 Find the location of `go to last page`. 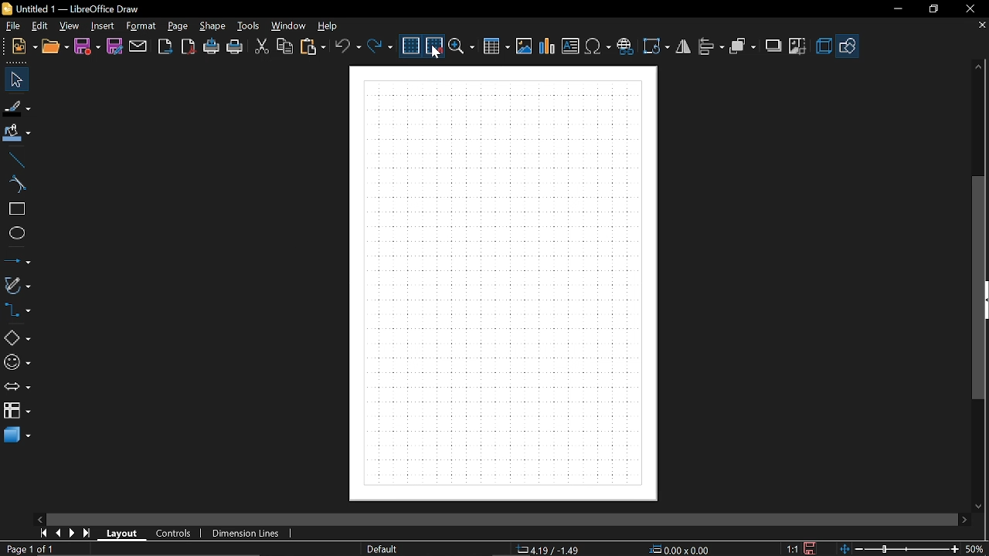

go to last page is located at coordinates (89, 533).